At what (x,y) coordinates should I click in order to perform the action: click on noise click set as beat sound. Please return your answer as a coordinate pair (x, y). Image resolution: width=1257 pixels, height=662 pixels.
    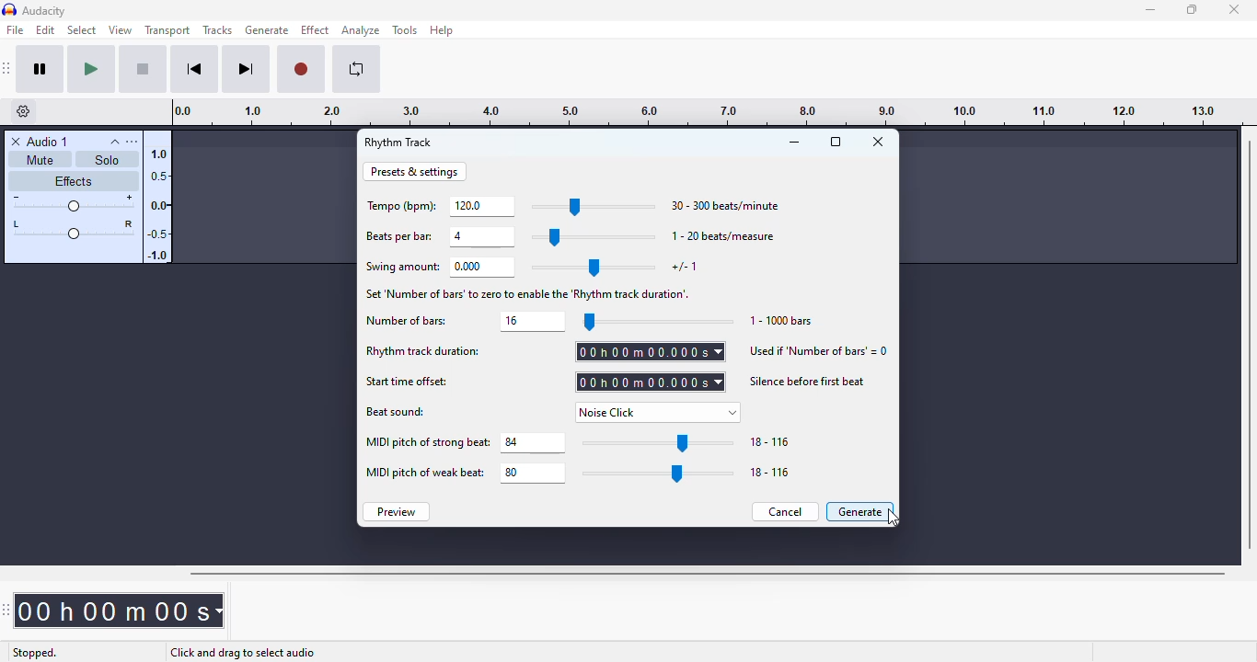
    Looking at the image, I should click on (657, 412).